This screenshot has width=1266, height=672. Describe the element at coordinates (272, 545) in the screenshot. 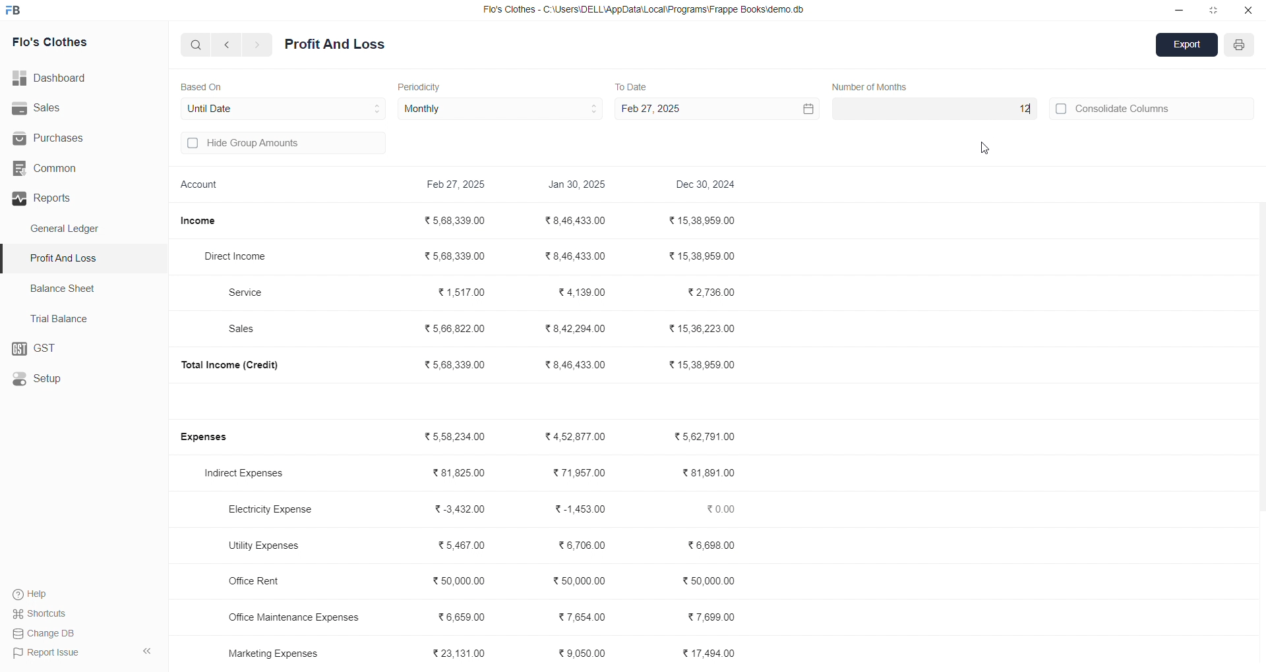

I see `Utility Expenses.` at that location.